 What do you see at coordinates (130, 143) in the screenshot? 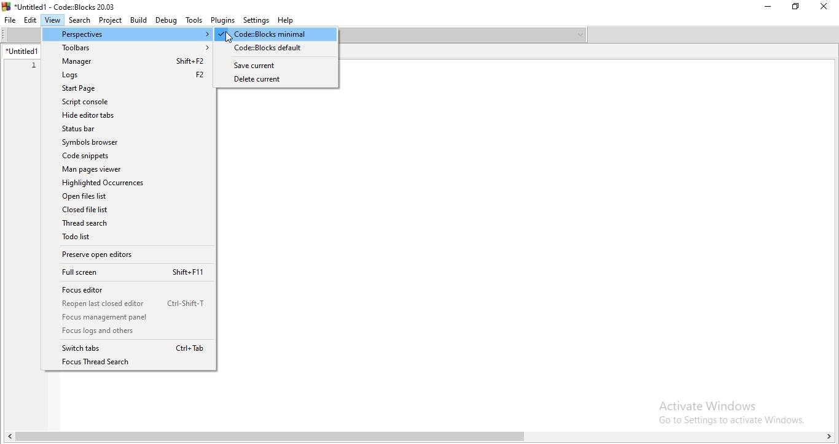
I see `Symbols browser` at bounding box center [130, 143].